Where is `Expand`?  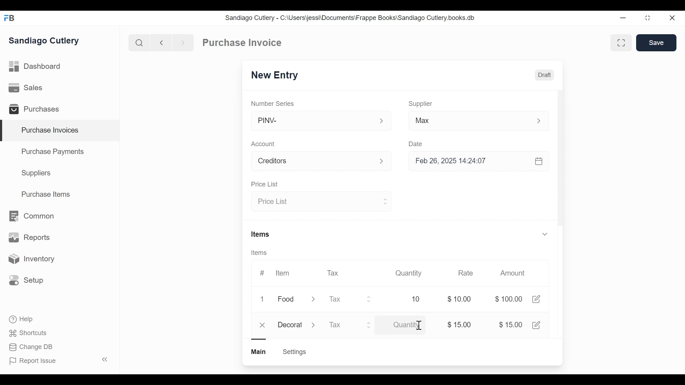
Expand is located at coordinates (382, 121).